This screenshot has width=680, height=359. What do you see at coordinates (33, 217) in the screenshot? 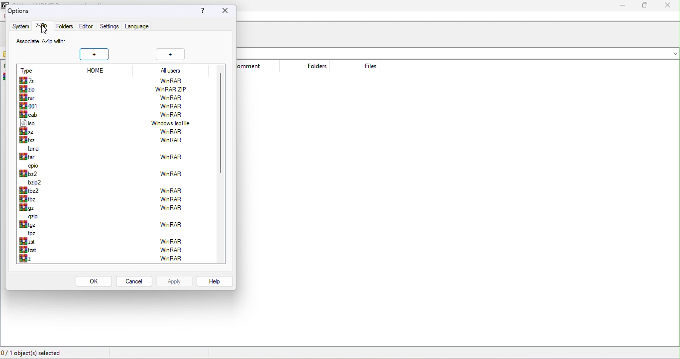
I see `gzip` at bounding box center [33, 217].